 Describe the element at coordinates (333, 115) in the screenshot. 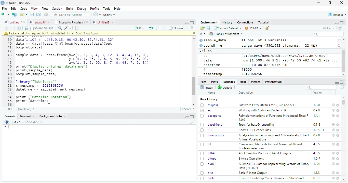

I see `help` at that location.